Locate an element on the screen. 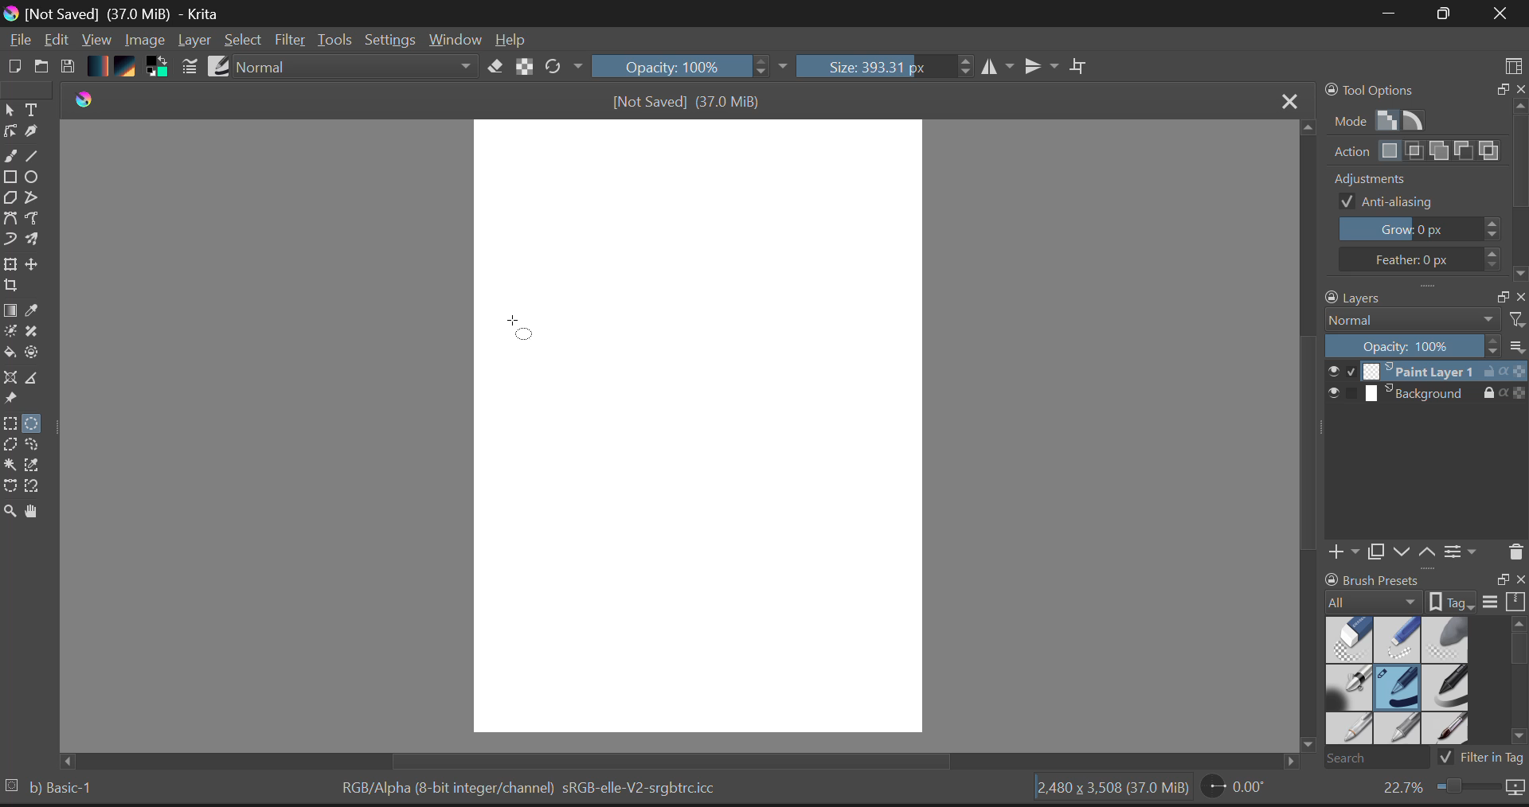 This screenshot has width=1529, height=807. Refresh is located at coordinates (563, 68).